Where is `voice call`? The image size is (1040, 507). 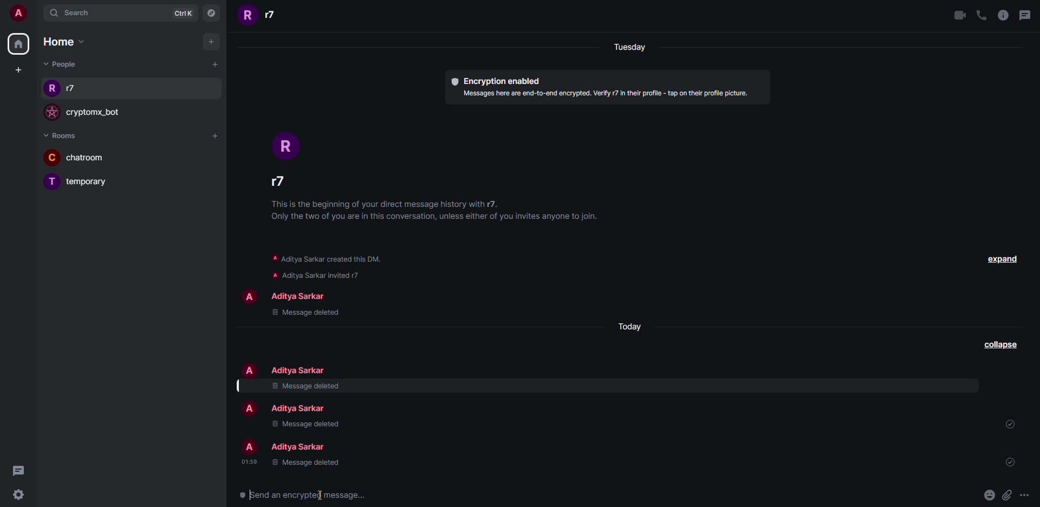 voice call is located at coordinates (981, 15).